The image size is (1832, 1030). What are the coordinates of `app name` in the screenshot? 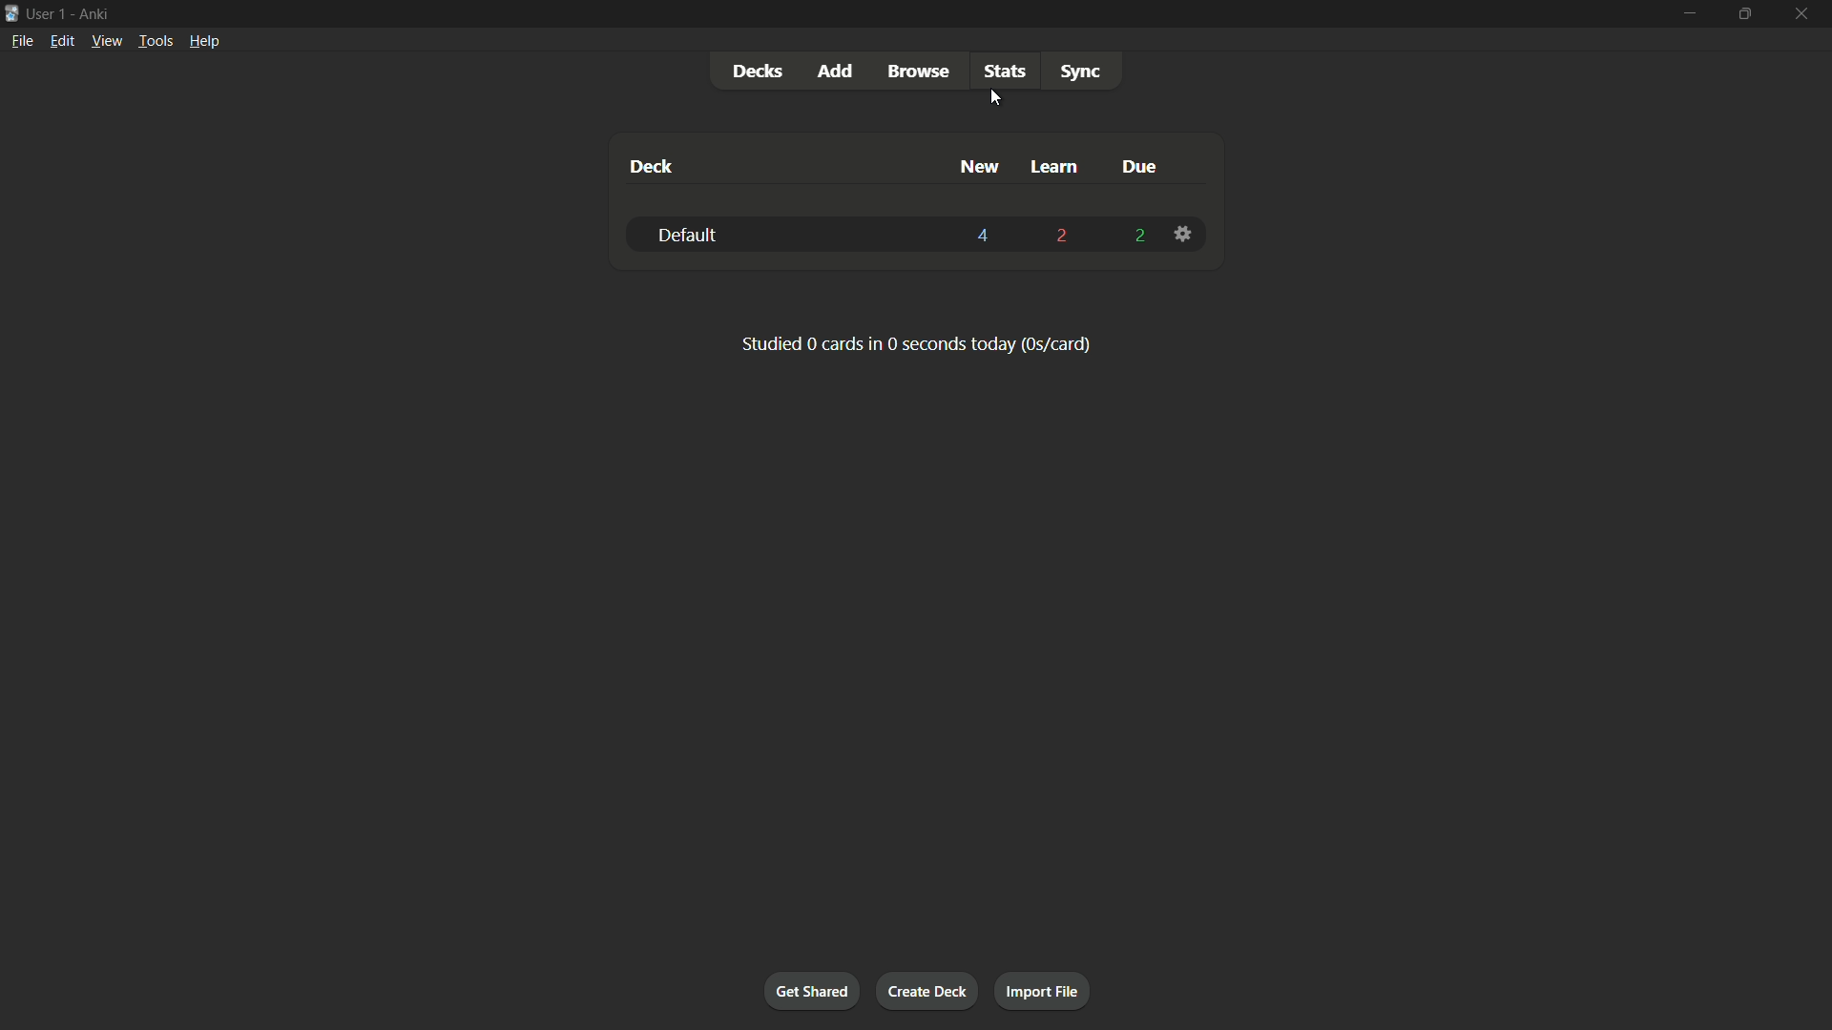 It's located at (94, 13).